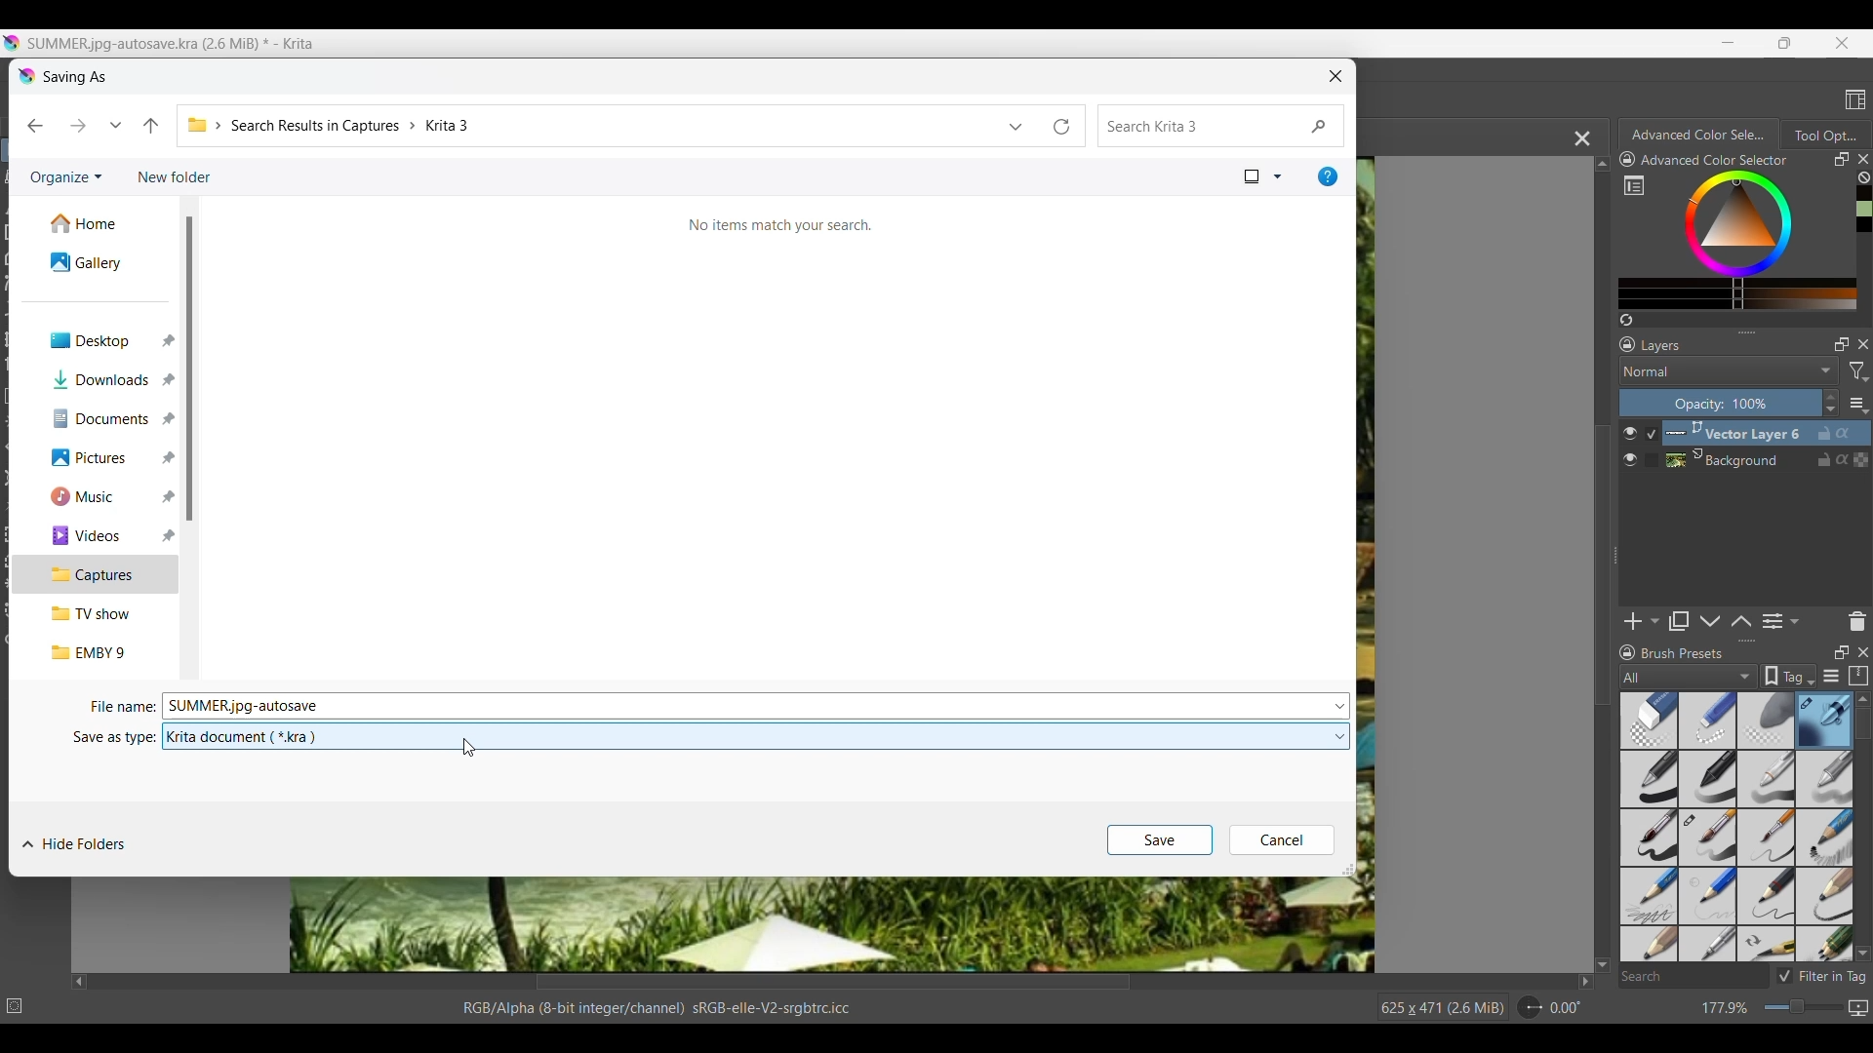 Image resolution: width=1873 pixels, height=1053 pixels. I want to click on Gallery folder, so click(100, 262).